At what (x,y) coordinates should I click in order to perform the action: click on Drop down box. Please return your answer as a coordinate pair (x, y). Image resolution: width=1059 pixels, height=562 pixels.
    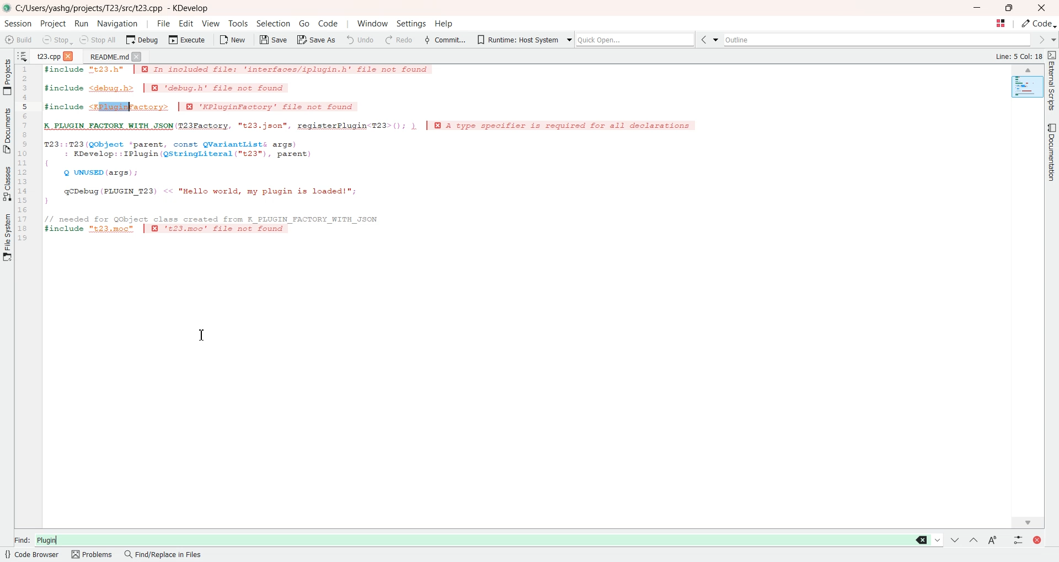
    Looking at the image, I should click on (718, 40).